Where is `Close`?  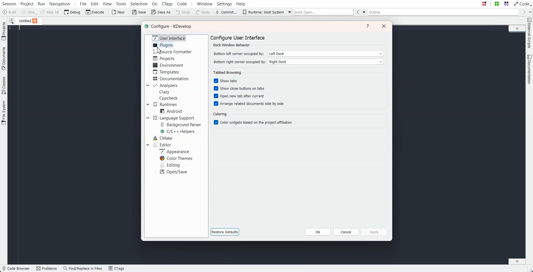 Close is located at coordinates (384, 26).